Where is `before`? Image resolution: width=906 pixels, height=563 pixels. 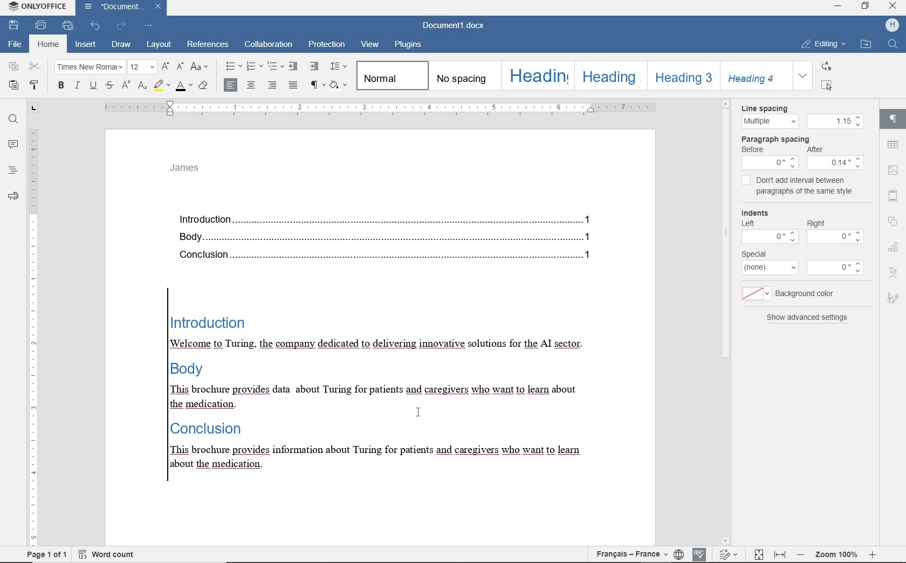
before is located at coordinates (754, 150).